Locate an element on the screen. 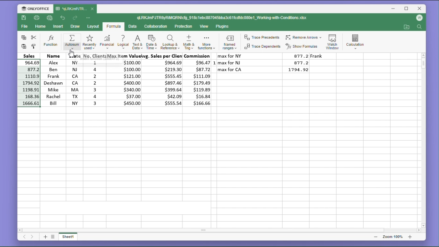 The height and width of the screenshot is (247, 439). avg.sales per clients is located at coordinates (164, 81).